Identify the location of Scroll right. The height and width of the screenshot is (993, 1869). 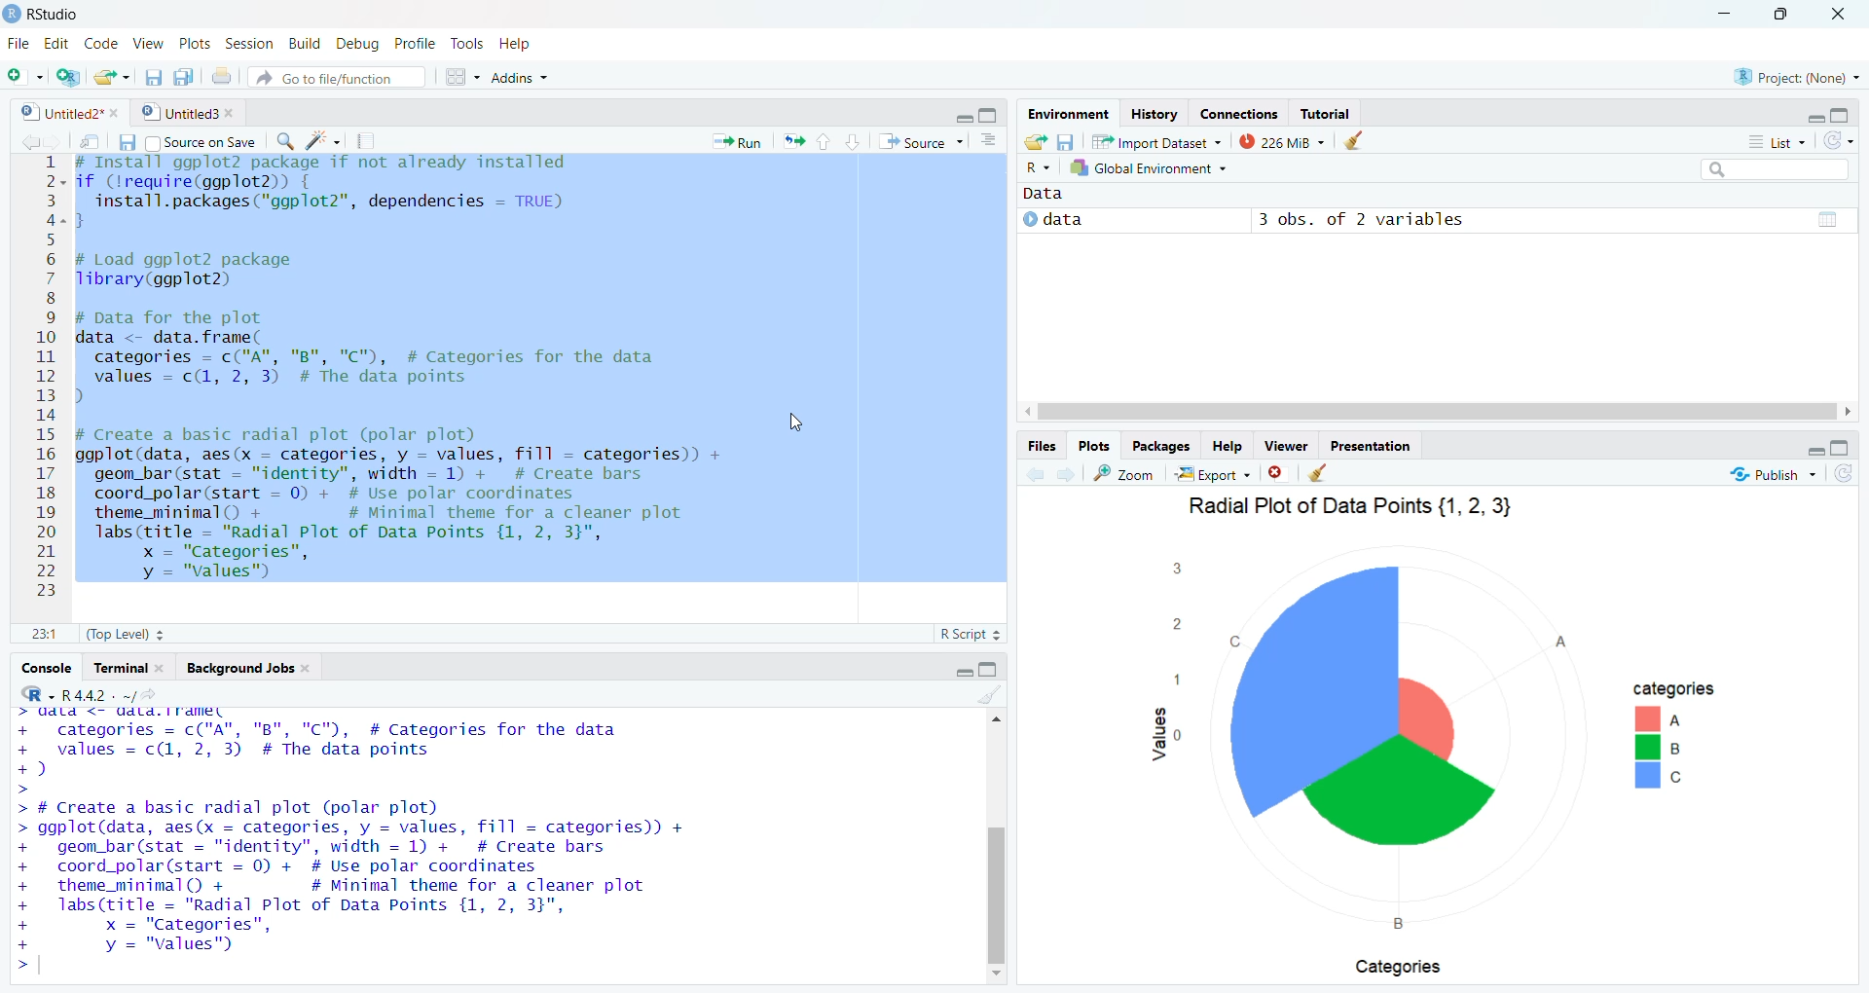
(1840, 411).